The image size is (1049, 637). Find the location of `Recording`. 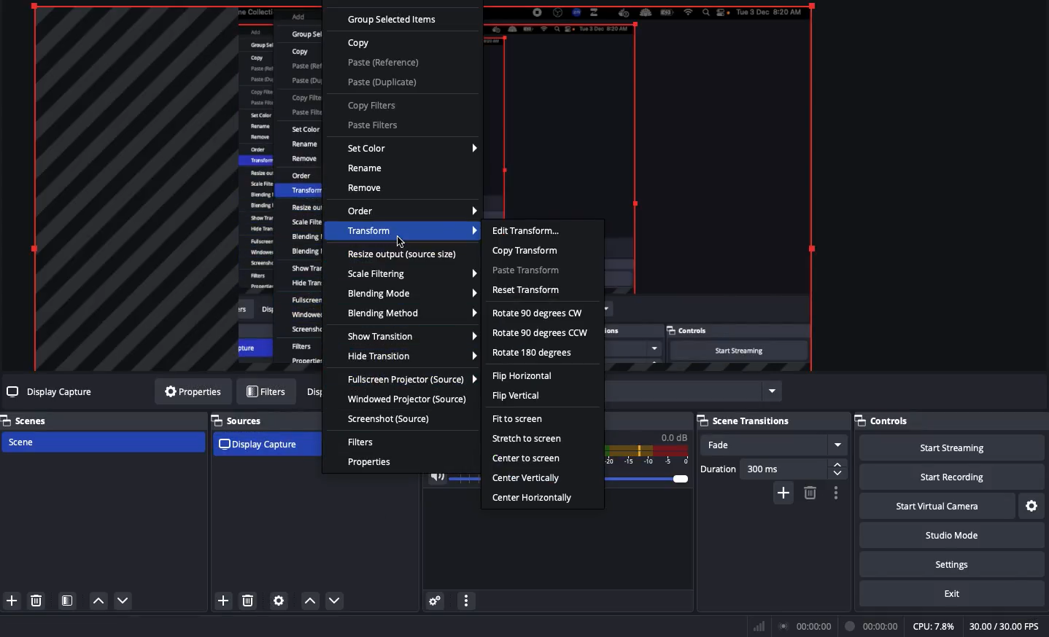

Recording is located at coordinates (872, 625).